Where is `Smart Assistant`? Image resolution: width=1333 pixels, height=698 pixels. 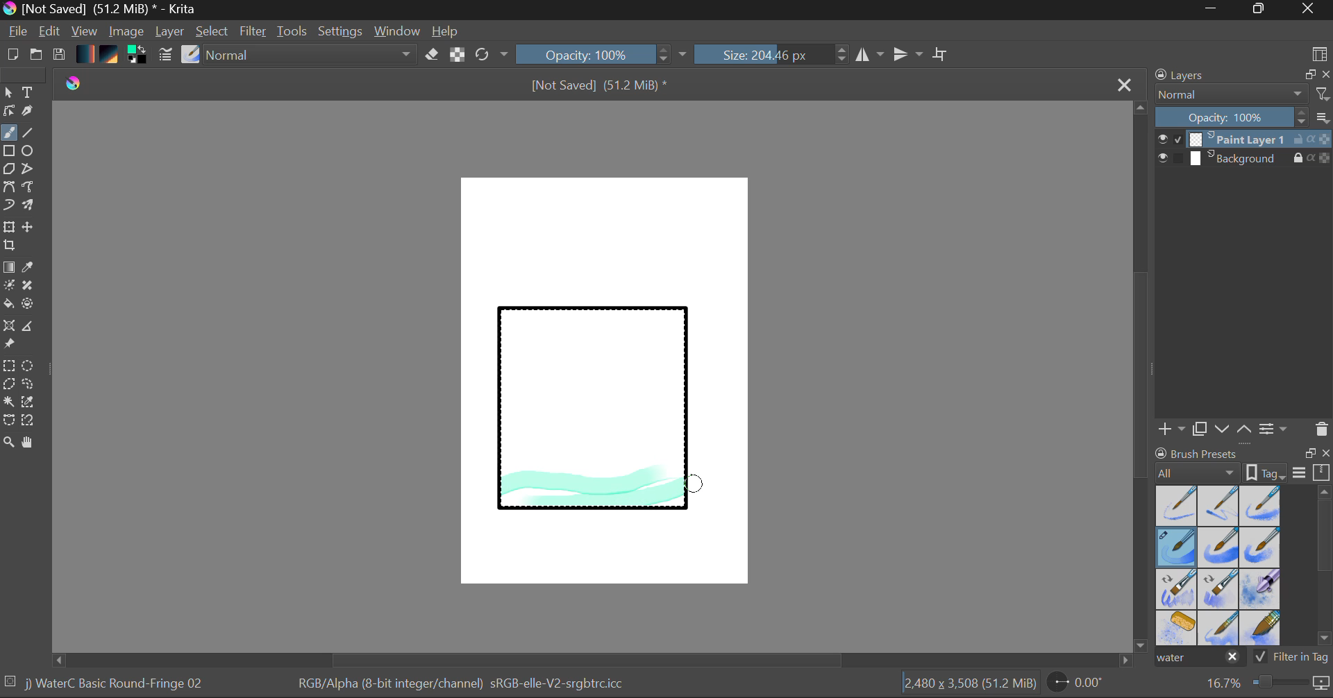 Smart Assistant is located at coordinates (8, 327).